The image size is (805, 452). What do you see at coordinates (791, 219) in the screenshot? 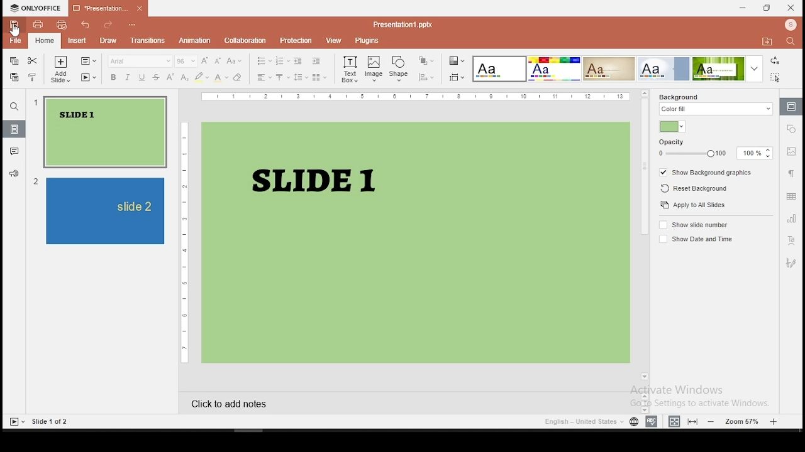
I see `chart settings` at bounding box center [791, 219].